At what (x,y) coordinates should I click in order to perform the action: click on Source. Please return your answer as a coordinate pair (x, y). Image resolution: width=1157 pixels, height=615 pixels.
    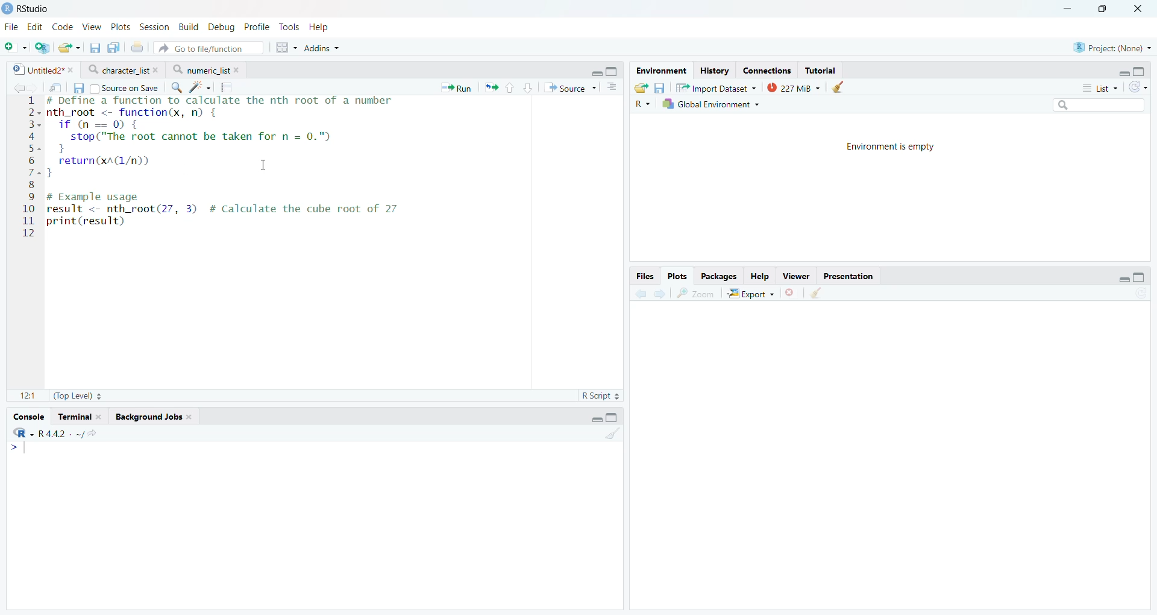
    Looking at the image, I should click on (569, 87).